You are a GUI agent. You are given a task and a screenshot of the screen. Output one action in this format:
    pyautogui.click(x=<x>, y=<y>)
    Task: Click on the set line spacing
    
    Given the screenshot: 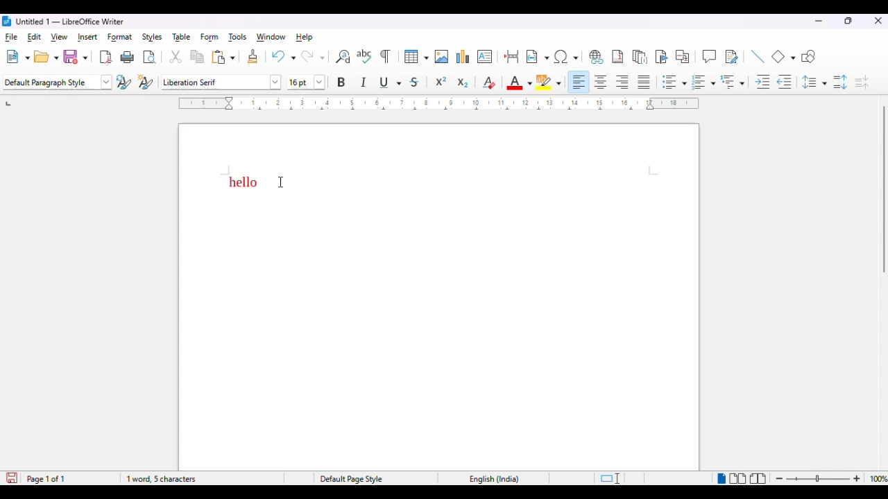 What is the action you would take?
    pyautogui.click(x=814, y=82)
    